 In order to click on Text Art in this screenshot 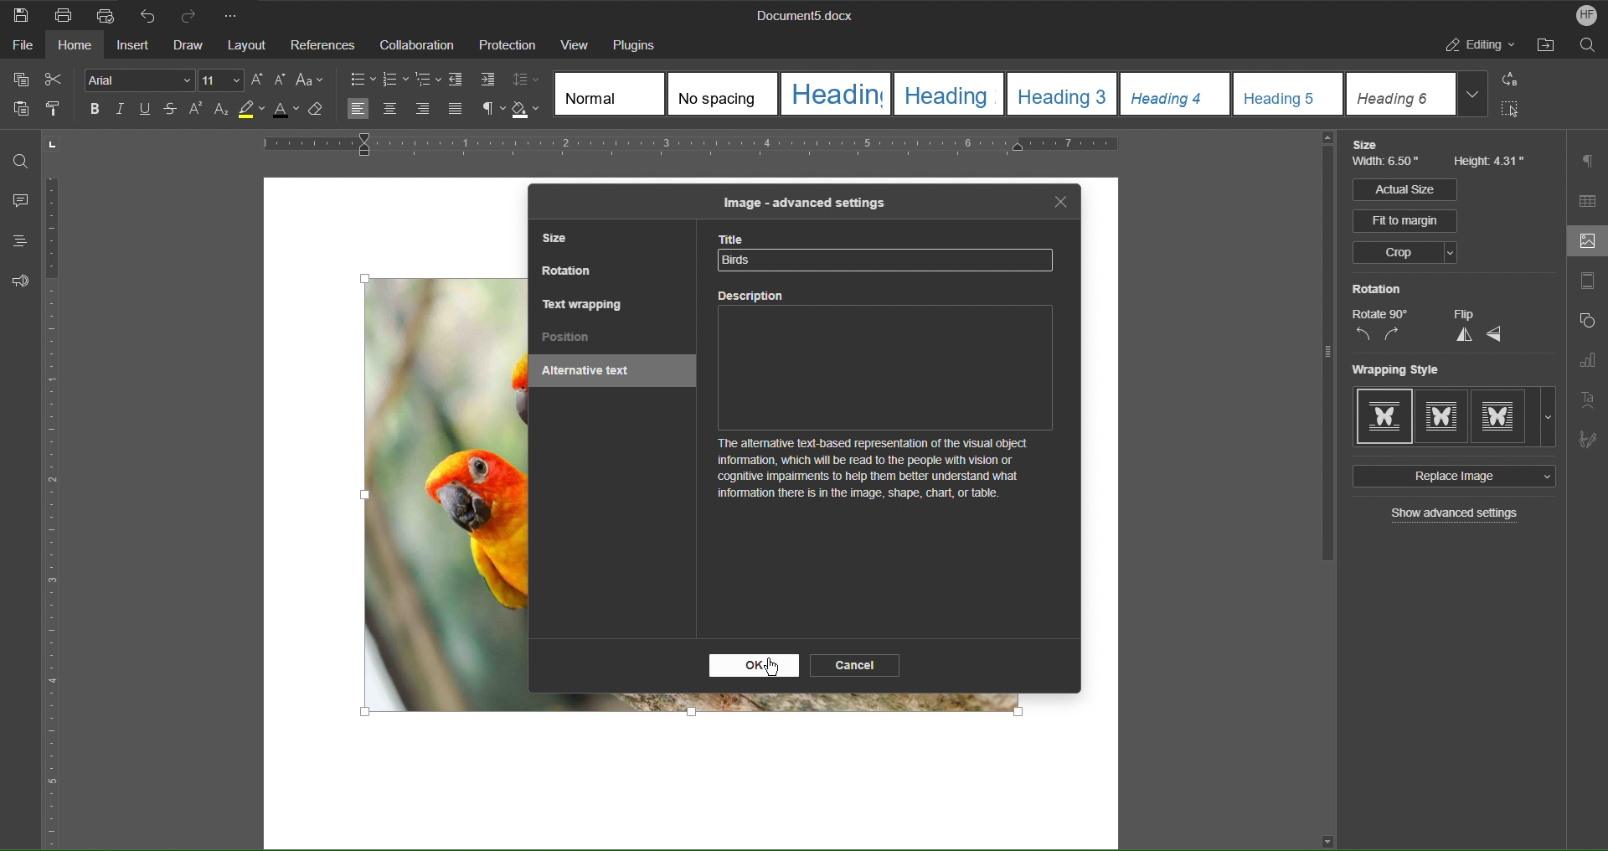, I will do `click(1590, 399)`.